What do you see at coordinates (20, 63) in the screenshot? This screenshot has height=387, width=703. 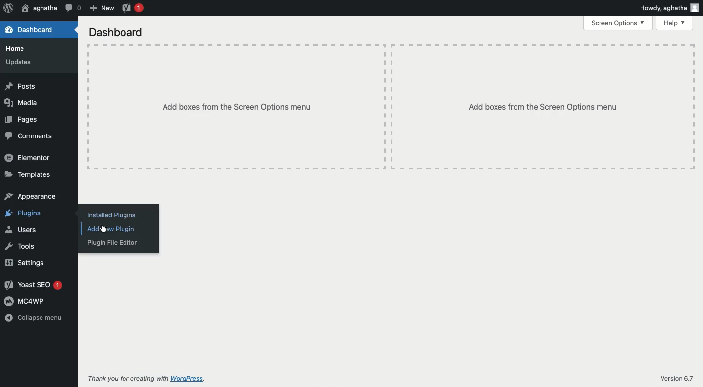 I see `Updates` at bounding box center [20, 63].